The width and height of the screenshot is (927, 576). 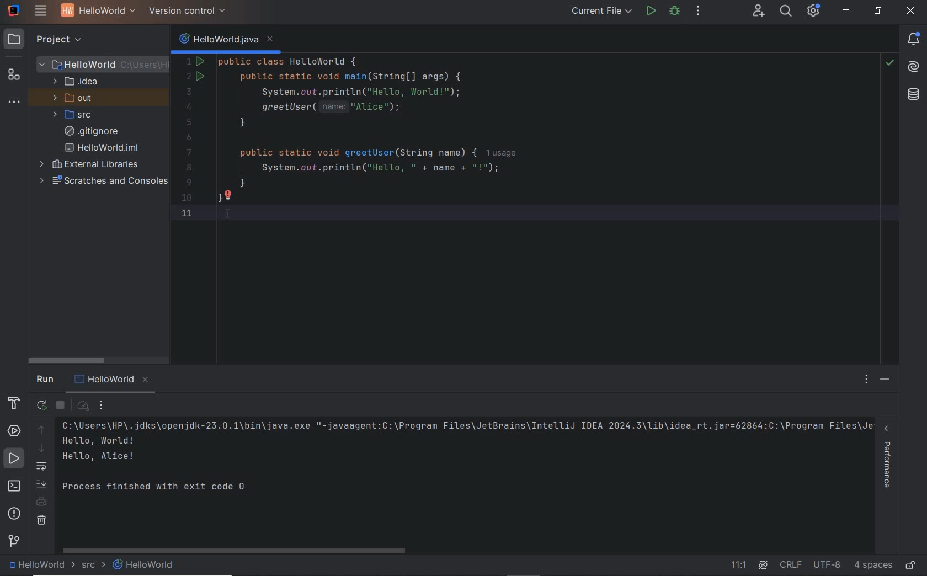 What do you see at coordinates (17, 404) in the screenshot?
I see `build` at bounding box center [17, 404].